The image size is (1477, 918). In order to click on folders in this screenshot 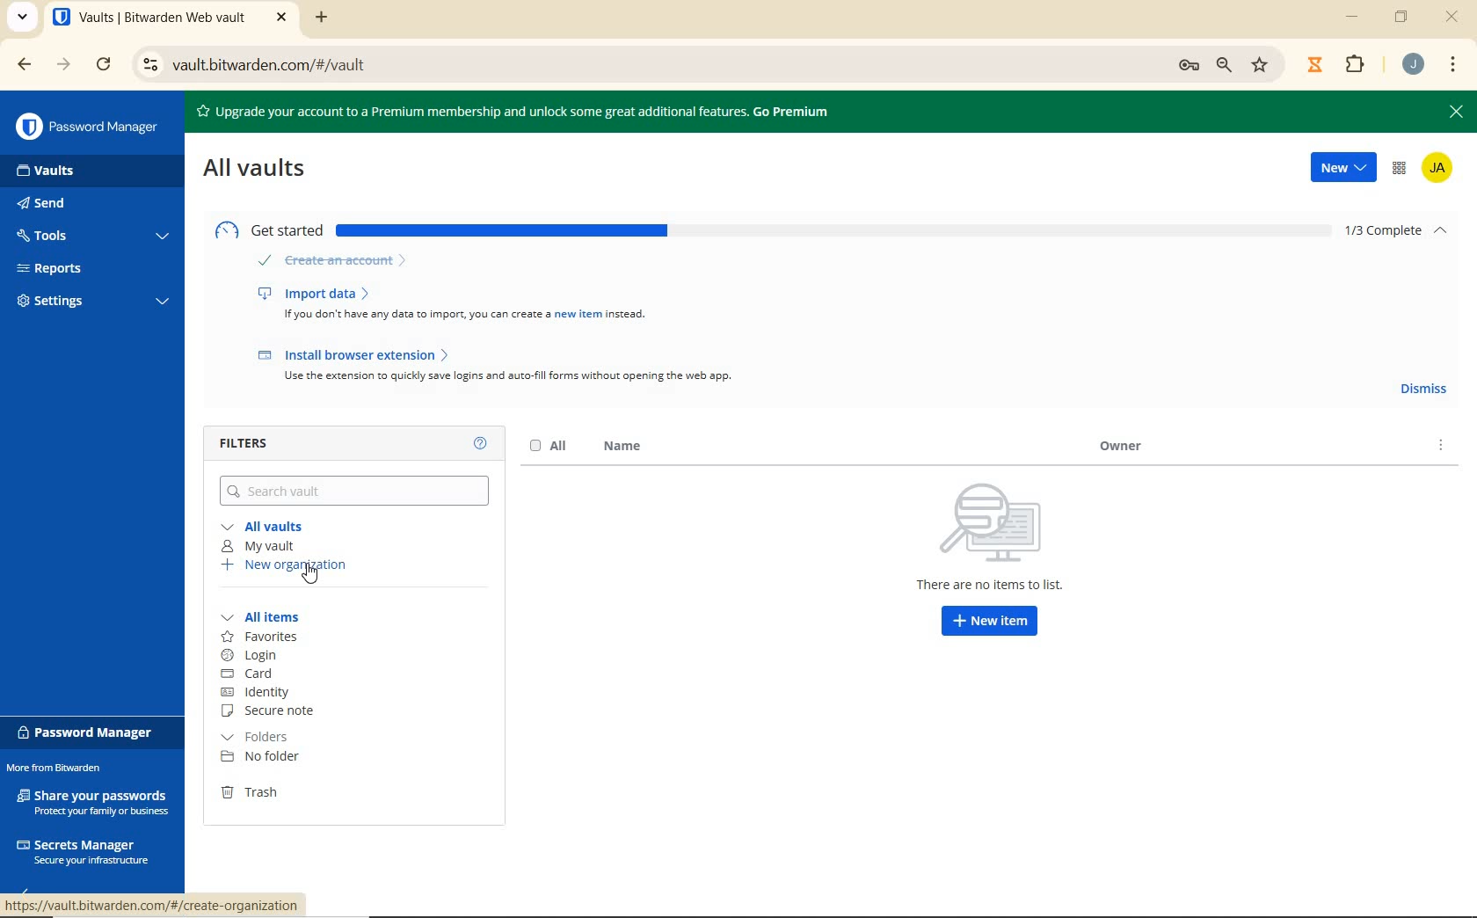, I will do `click(261, 737)`.